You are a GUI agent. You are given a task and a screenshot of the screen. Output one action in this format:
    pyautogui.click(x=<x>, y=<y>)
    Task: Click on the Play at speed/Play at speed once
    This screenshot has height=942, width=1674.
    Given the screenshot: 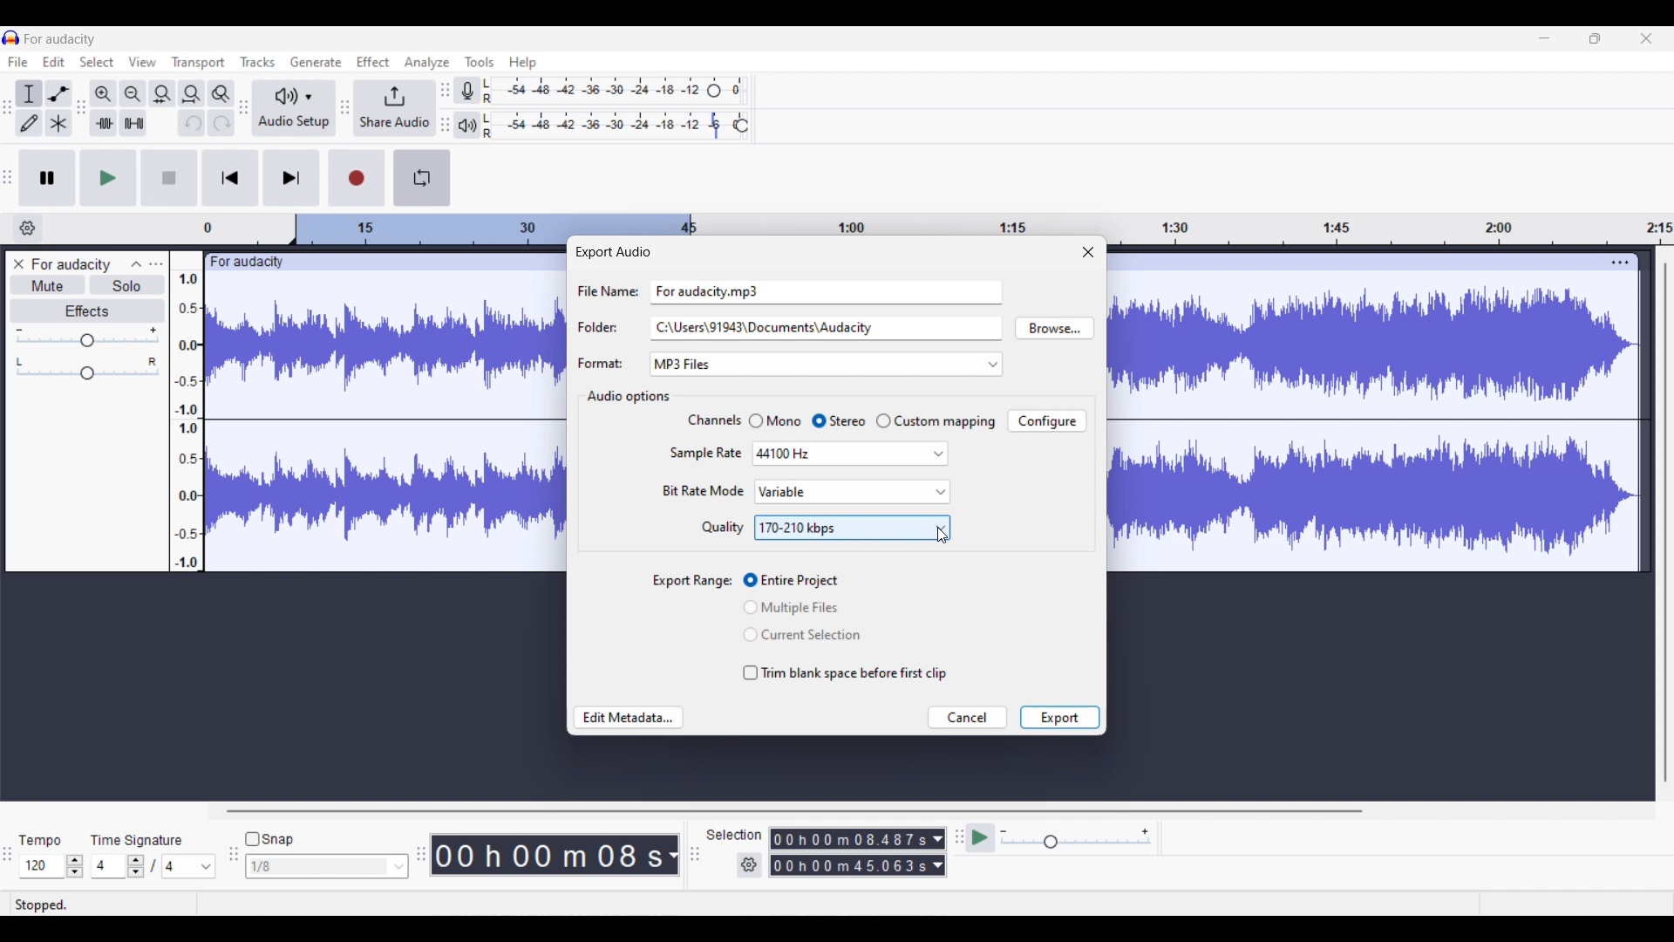 What is the action you would take?
    pyautogui.click(x=982, y=837)
    